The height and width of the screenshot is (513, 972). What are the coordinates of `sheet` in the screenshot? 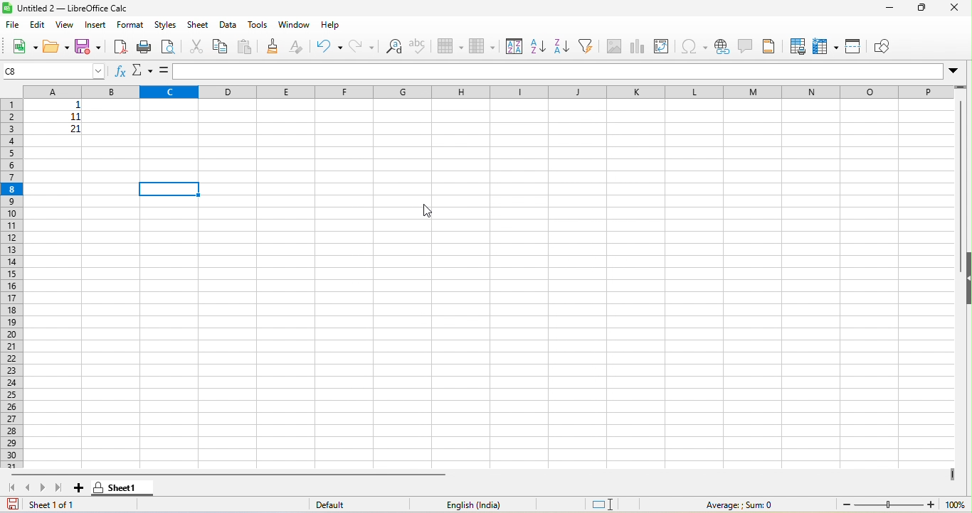 It's located at (199, 25).